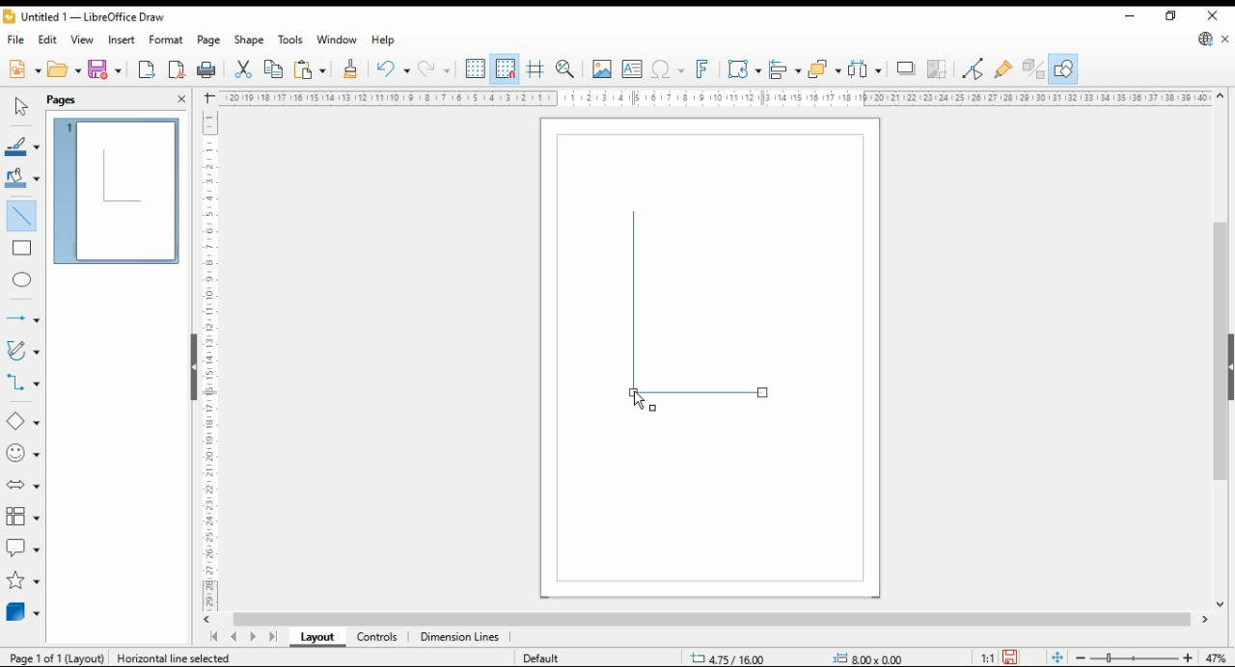  Describe the element at coordinates (1003, 68) in the screenshot. I see `show gluepoint functions` at that location.